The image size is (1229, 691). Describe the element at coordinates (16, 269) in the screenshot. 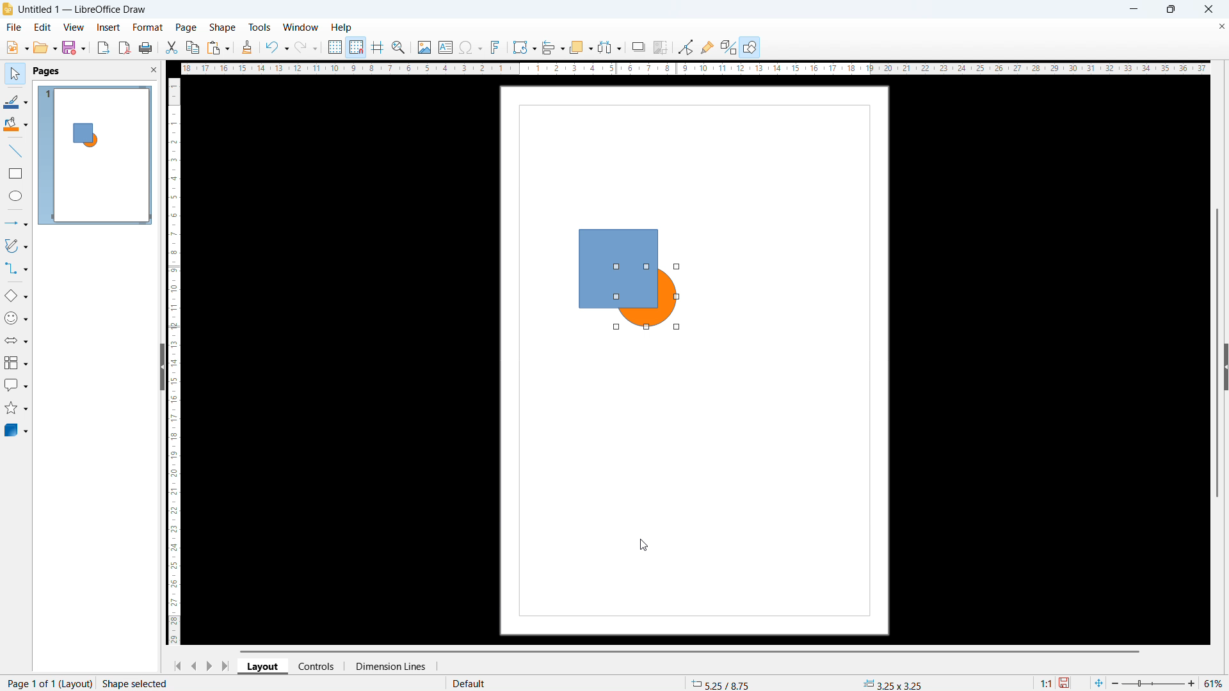

I see `Connectors ` at that location.